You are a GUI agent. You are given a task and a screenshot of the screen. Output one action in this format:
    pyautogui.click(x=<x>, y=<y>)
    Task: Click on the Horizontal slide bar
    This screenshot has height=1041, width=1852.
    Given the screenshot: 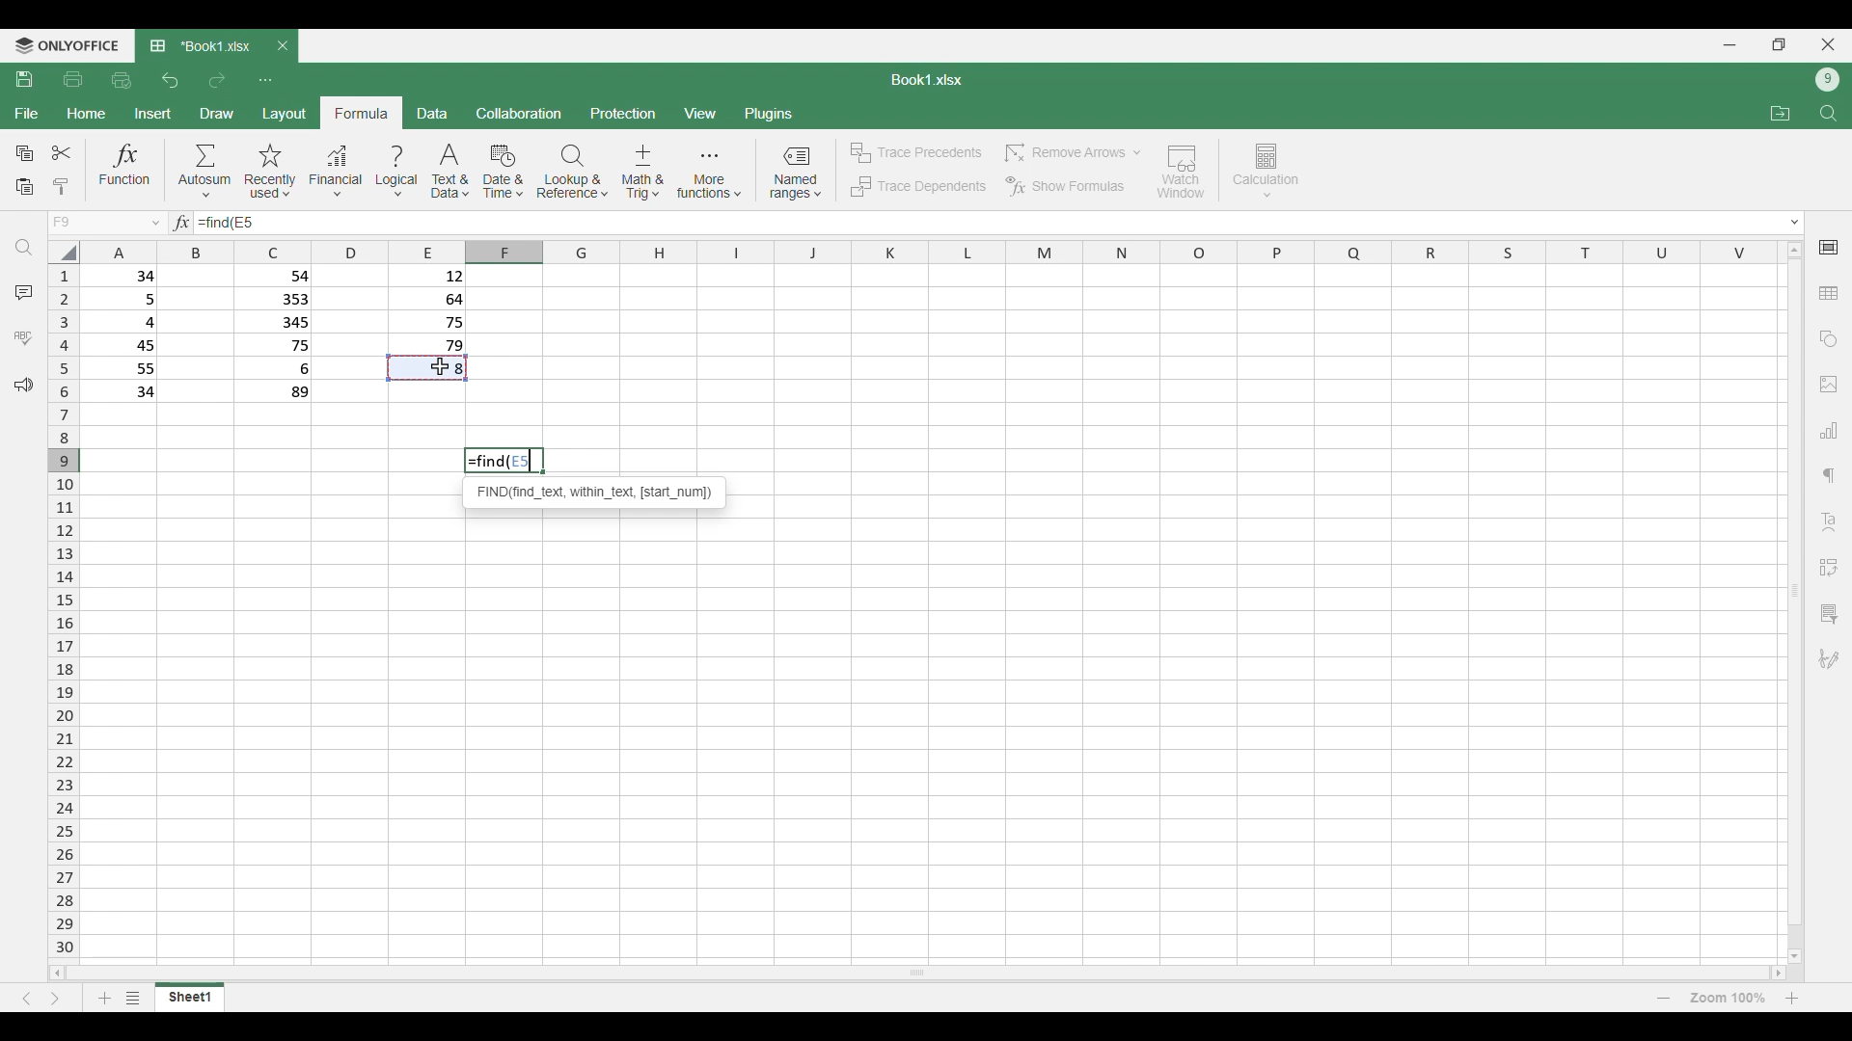 What is the action you would take?
    pyautogui.click(x=917, y=972)
    